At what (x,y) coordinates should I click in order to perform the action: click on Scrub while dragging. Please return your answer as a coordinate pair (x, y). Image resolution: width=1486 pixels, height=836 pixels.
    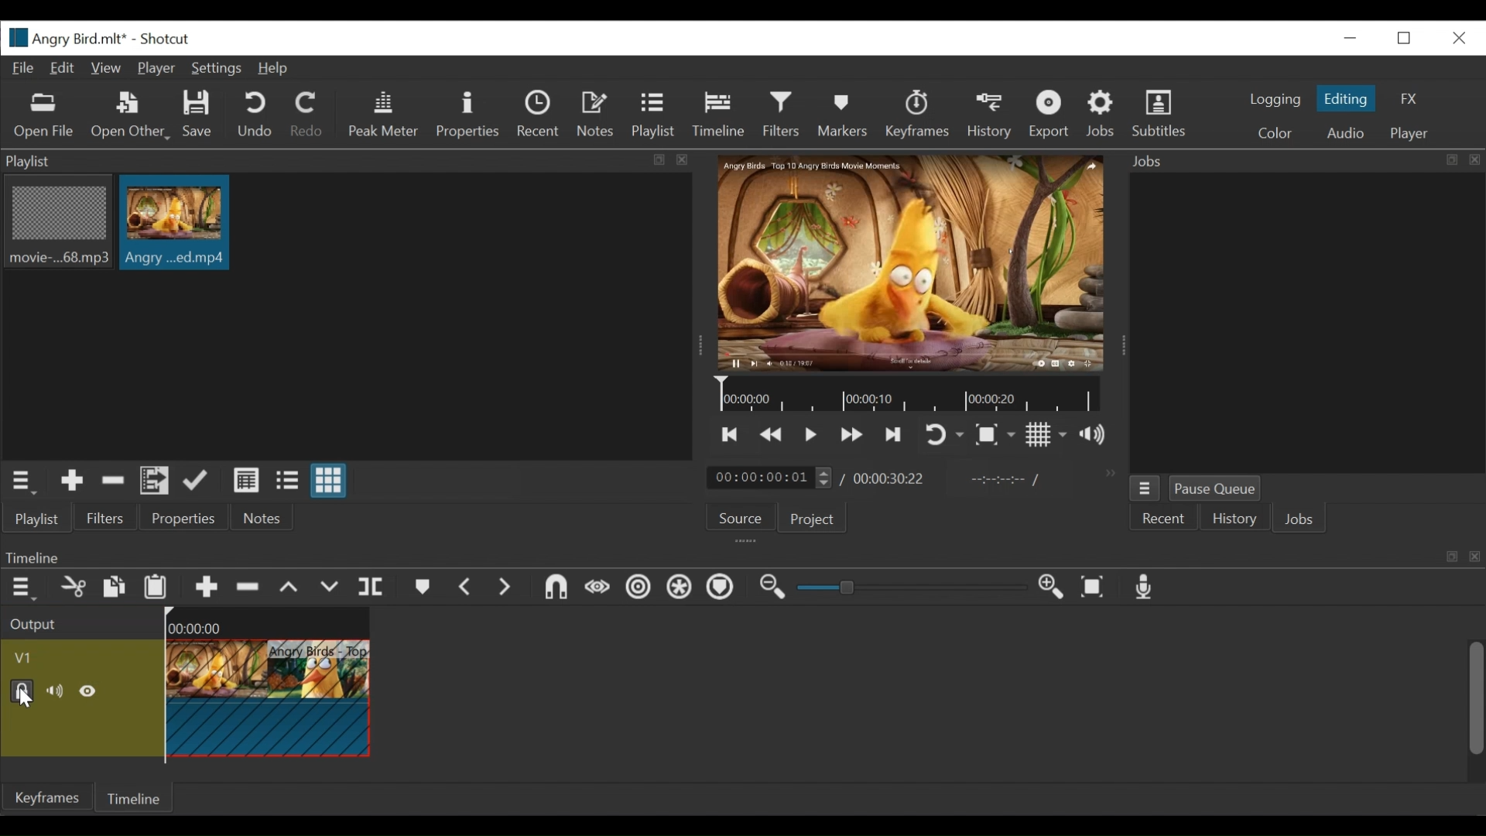
    Looking at the image, I should click on (597, 590).